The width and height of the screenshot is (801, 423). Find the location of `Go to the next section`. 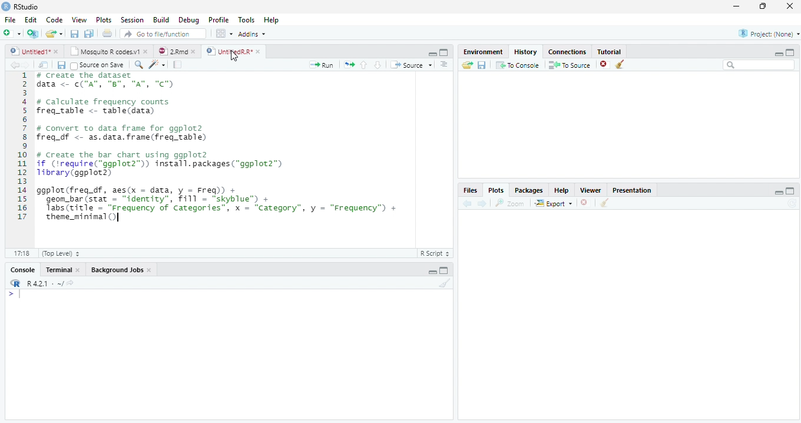

Go to the next section is located at coordinates (378, 65).